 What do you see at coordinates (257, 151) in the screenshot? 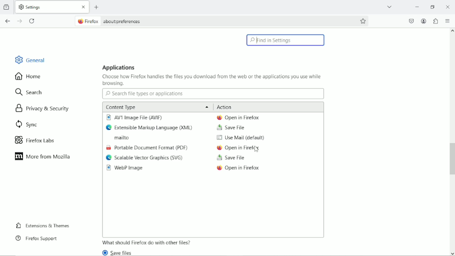
I see `Cursor` at bounding box center [257, 151].